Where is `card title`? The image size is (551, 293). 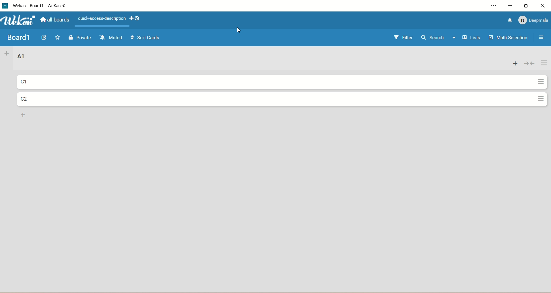
card title is located at coordinates (25, 99).